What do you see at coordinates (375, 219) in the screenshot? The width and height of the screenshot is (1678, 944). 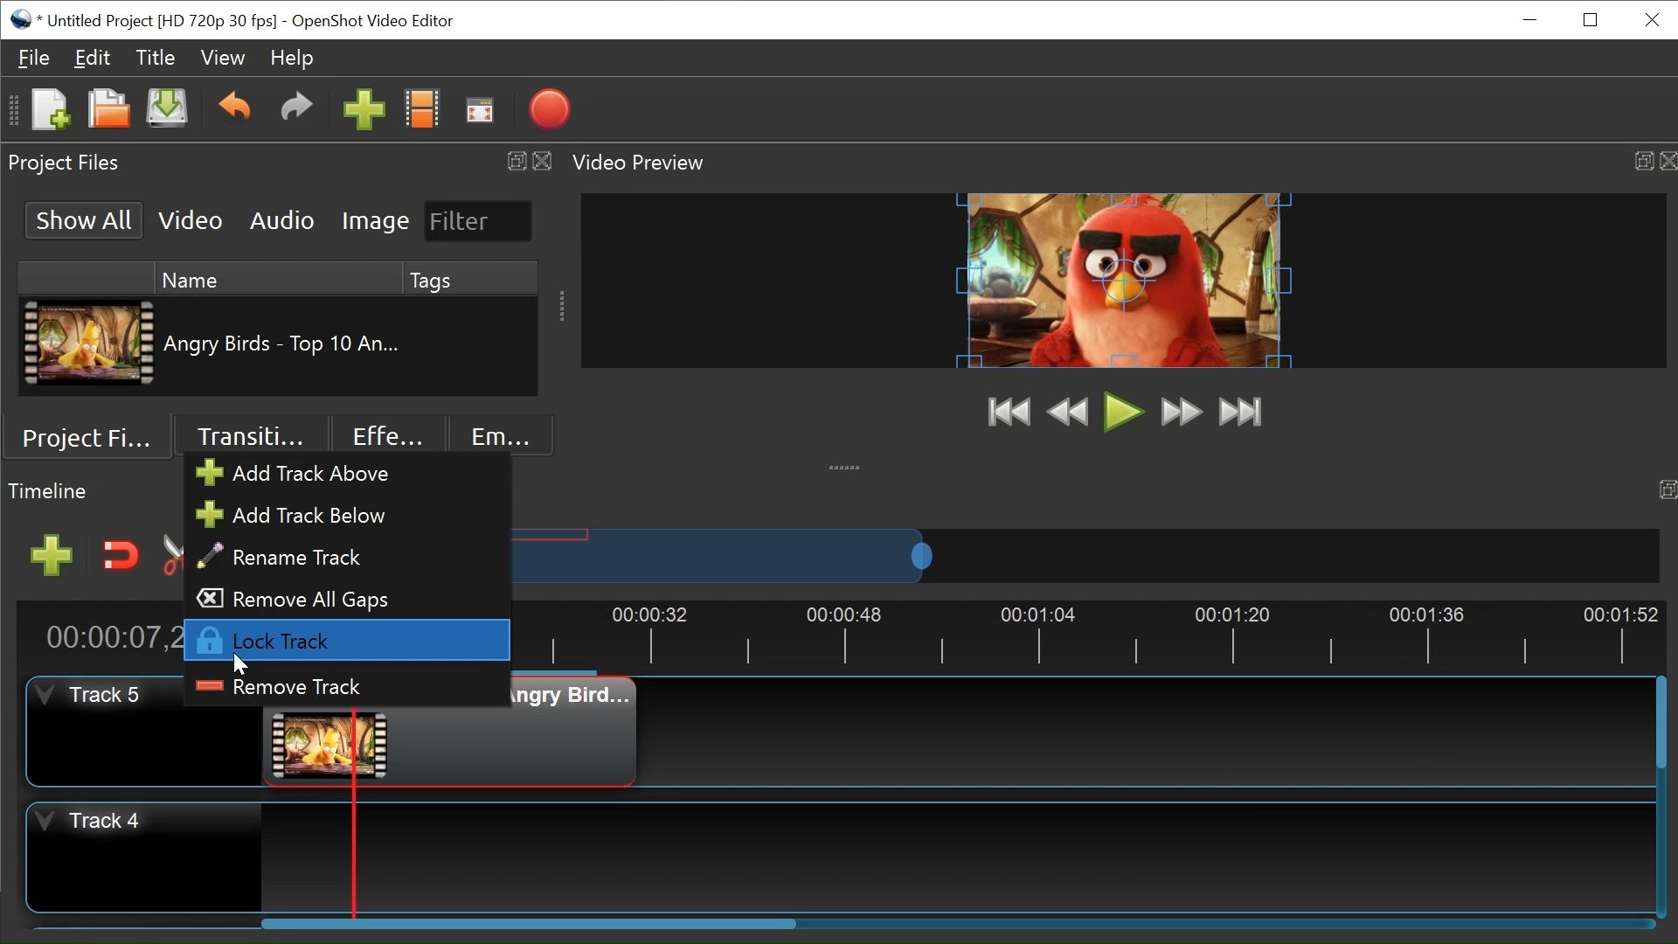 I see `Image` at bounding box center [375, 219].